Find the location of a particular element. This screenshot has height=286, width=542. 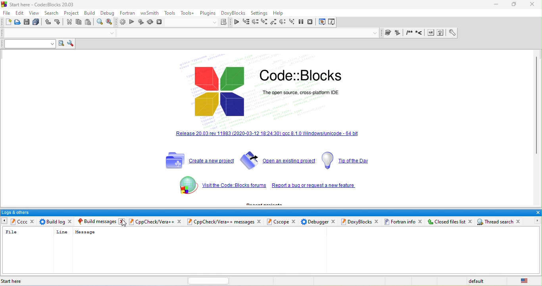

save everything is located at coordinates (37, 23).